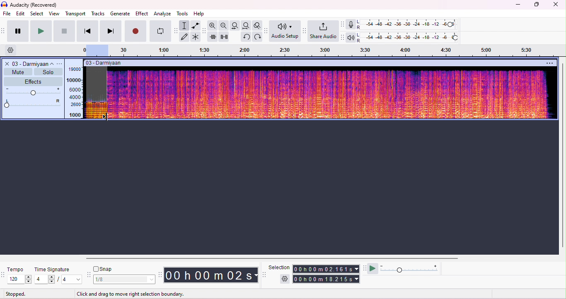 The image size is (566, 299). What do you see at coordinates (159, 31) in the screenshot?
I see `looping` at bounding box center [159, 31].